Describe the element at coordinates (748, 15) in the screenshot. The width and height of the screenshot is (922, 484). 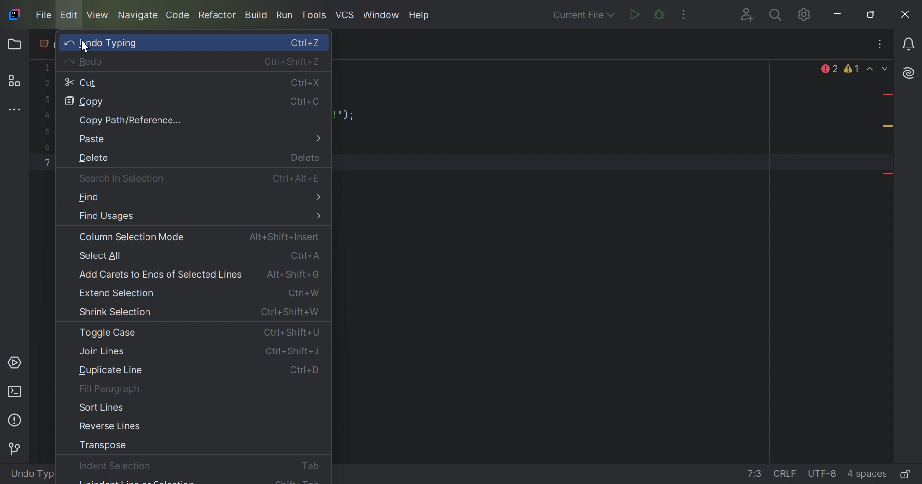
I see `Code With Me` at that location.